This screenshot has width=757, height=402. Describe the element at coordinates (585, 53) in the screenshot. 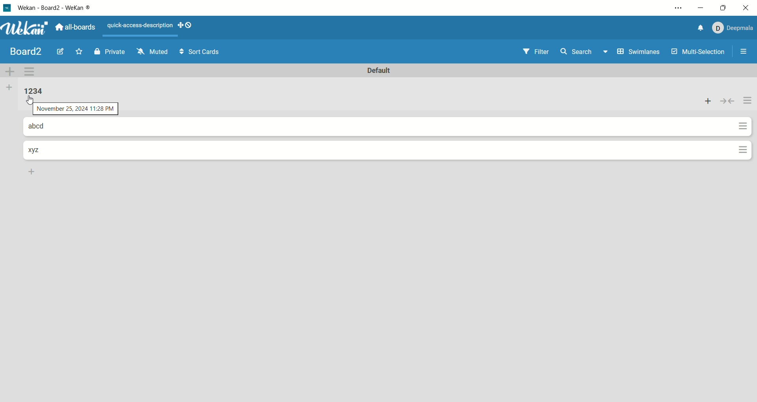

I see `search` at that location.